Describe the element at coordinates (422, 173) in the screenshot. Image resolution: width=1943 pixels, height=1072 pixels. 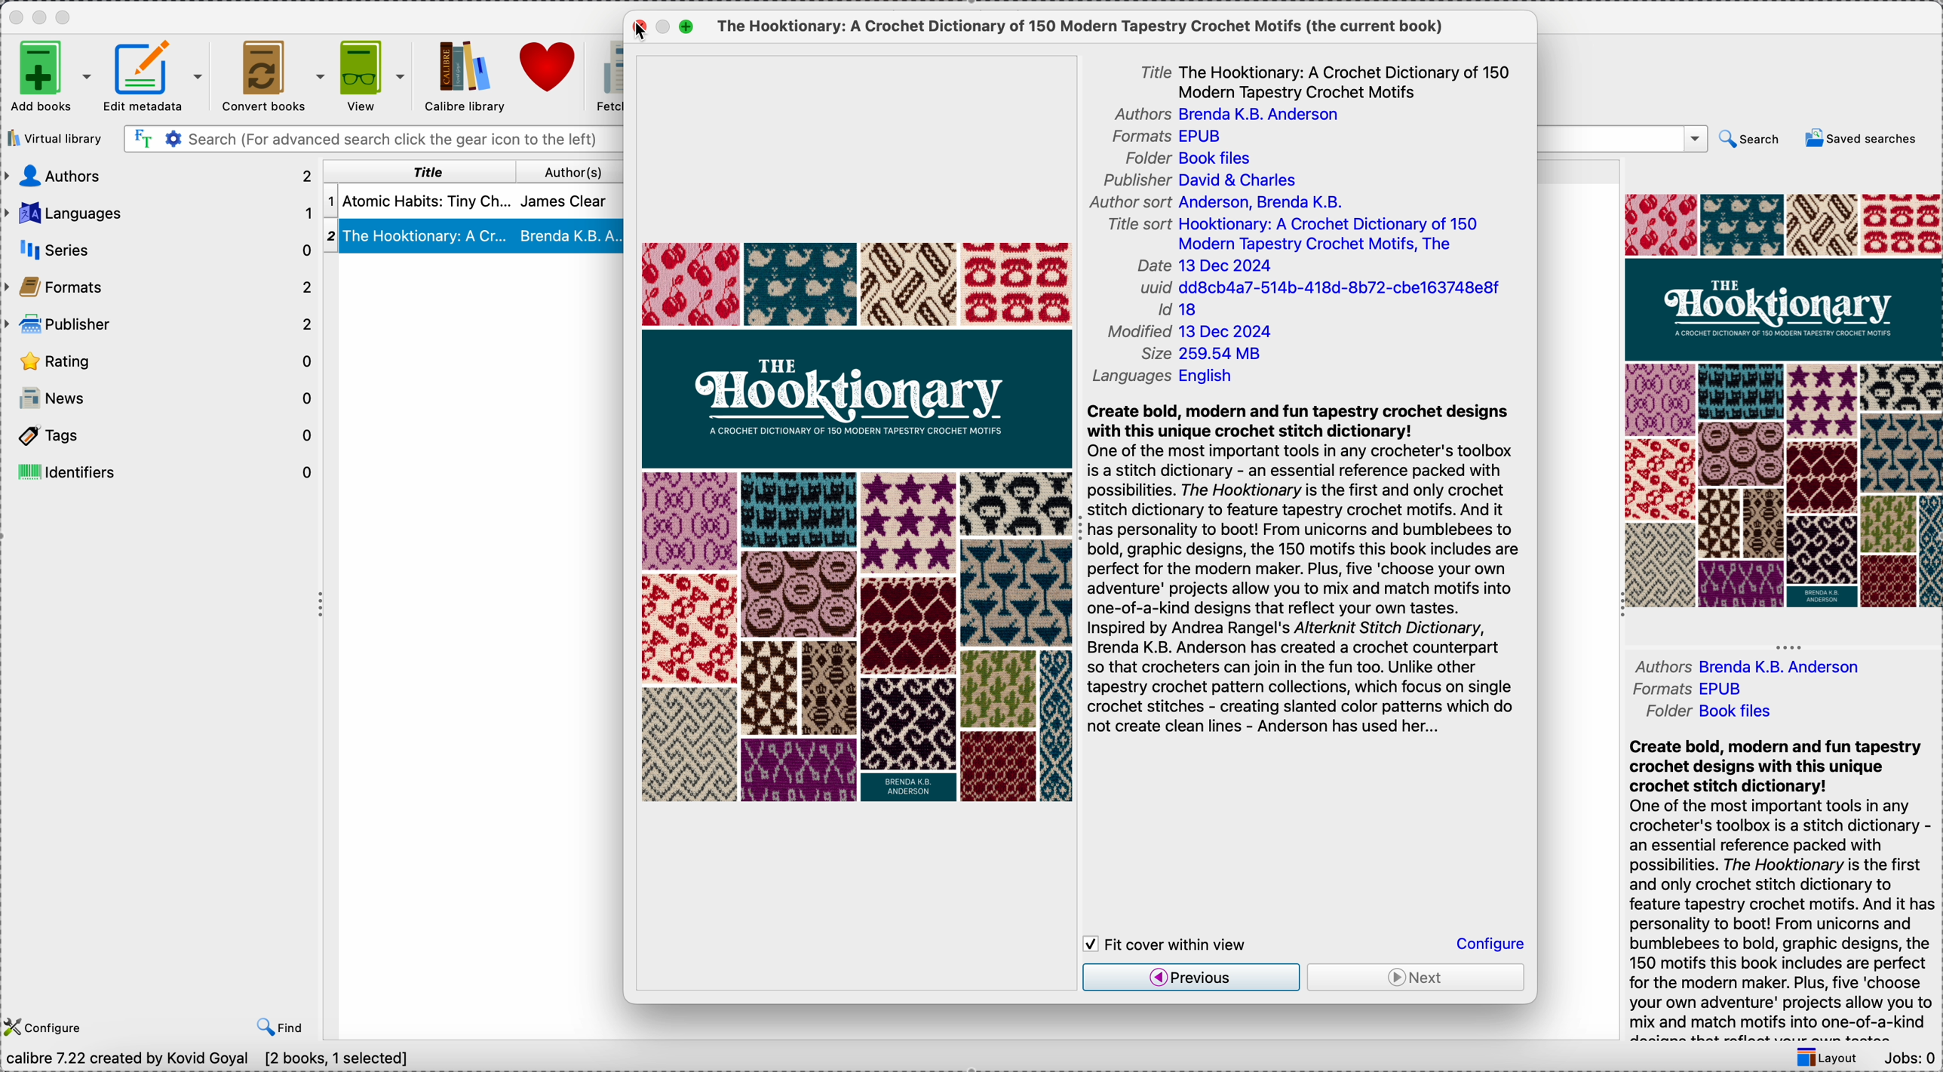
I see `title` at that location.